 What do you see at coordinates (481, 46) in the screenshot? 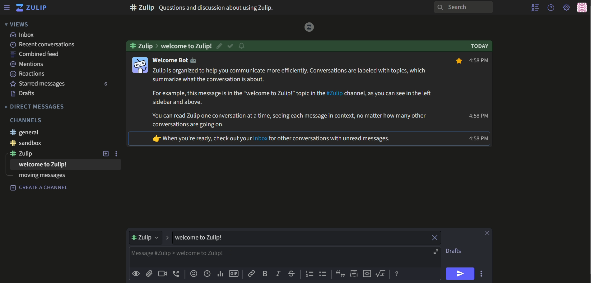
I see `text` at bounding box center [481, 46].